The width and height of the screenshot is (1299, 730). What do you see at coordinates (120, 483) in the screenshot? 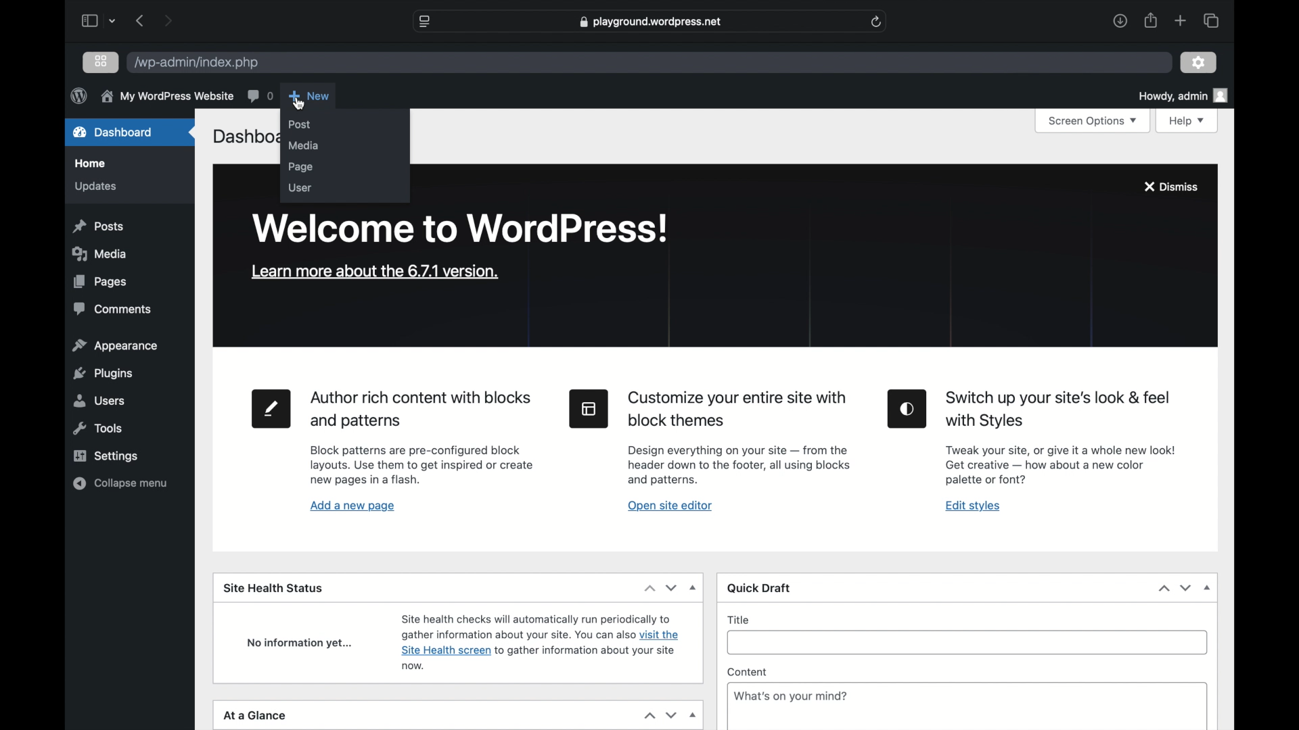
I see `collapse menu` at bounding box center [120, 483].